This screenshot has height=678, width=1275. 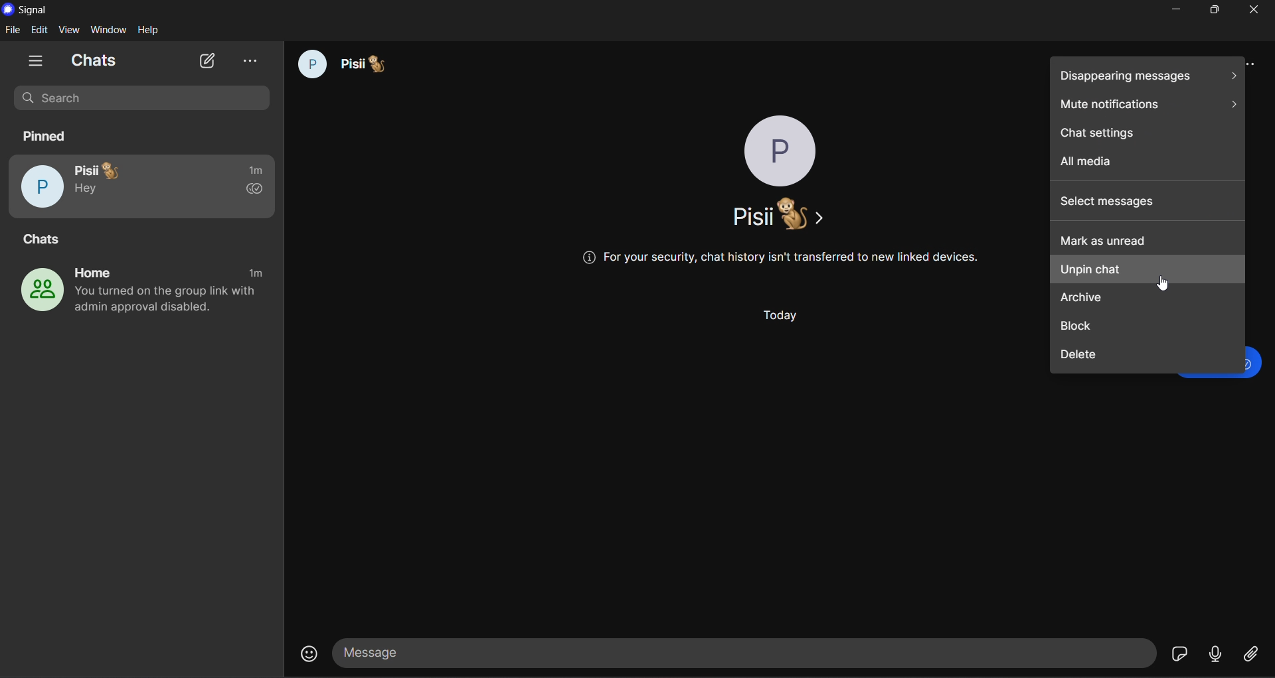 I want to click on home group chat, so click(x=144, y=293).